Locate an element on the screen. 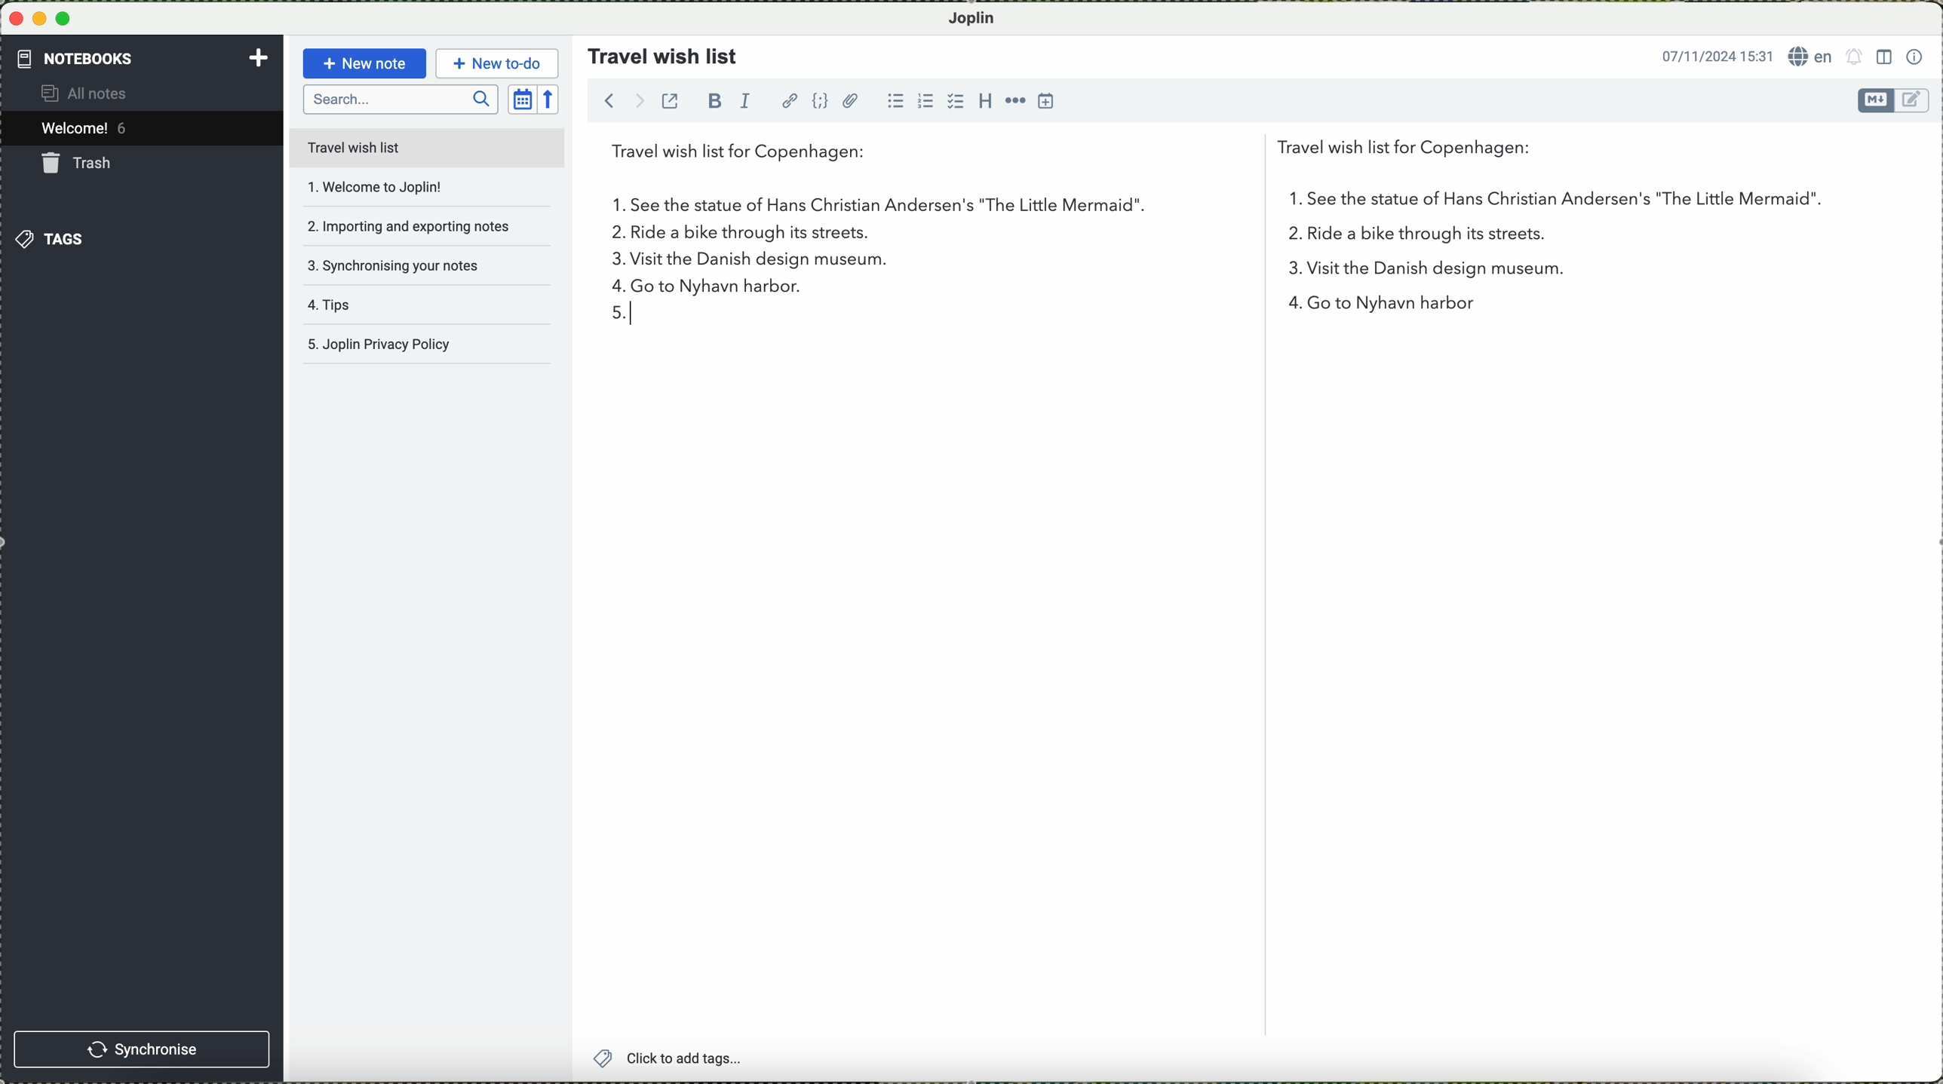  new note button is located at coordinates (362, 63).